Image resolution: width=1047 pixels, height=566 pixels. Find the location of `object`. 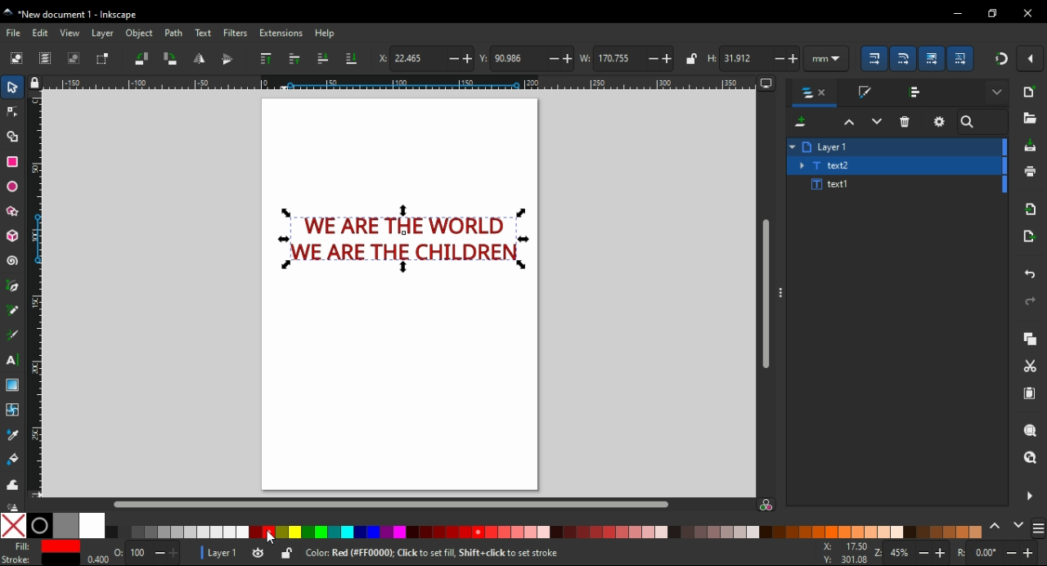

object is located at coordinates (139, 34).